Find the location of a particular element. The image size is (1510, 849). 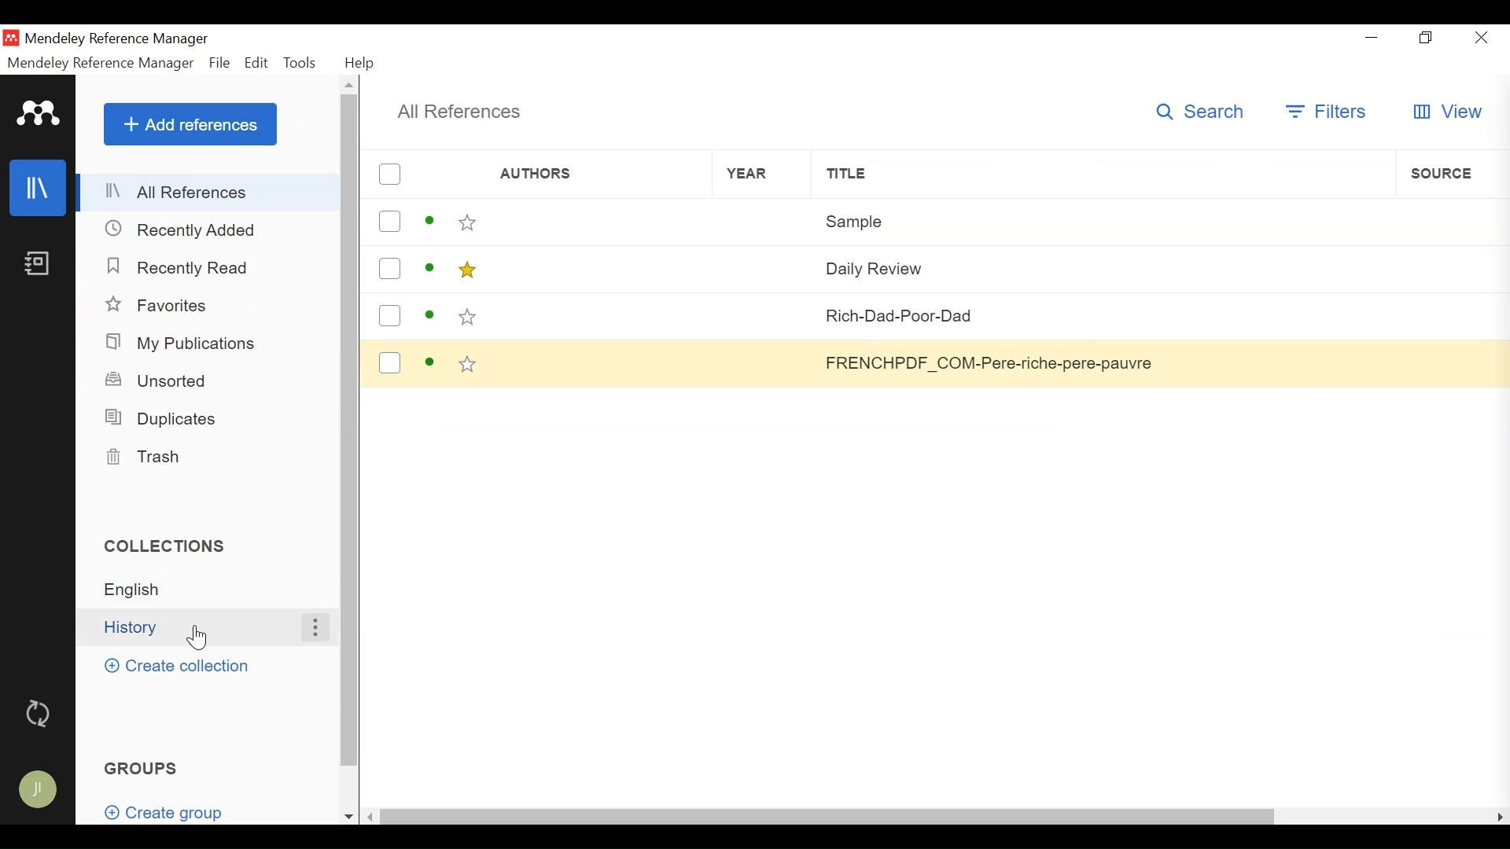

minimize is located at coordinates (1375, 37).